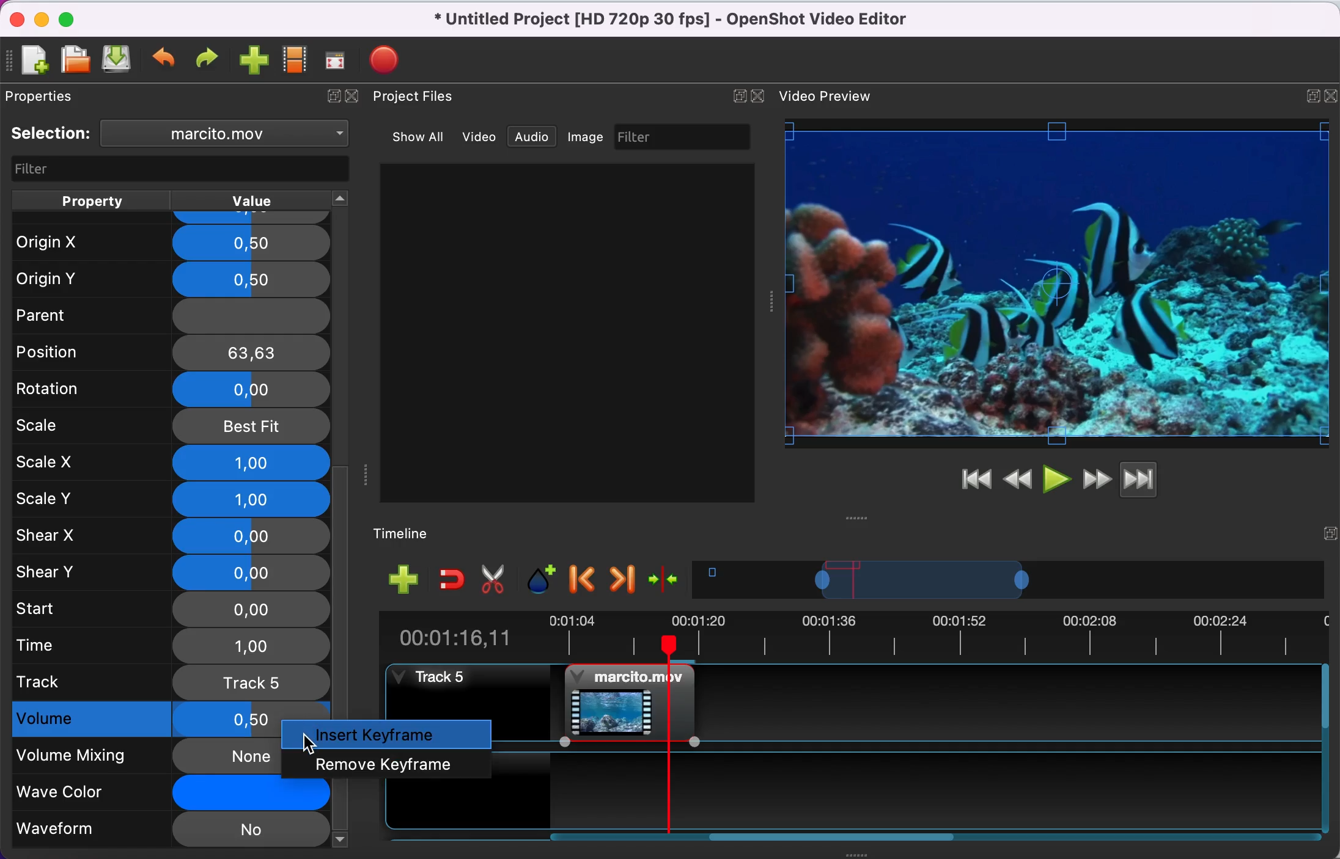  What do you see at coordinates (171, 536) in the screenshot?
I see `shear x 0` at bounding box center [171, 536].